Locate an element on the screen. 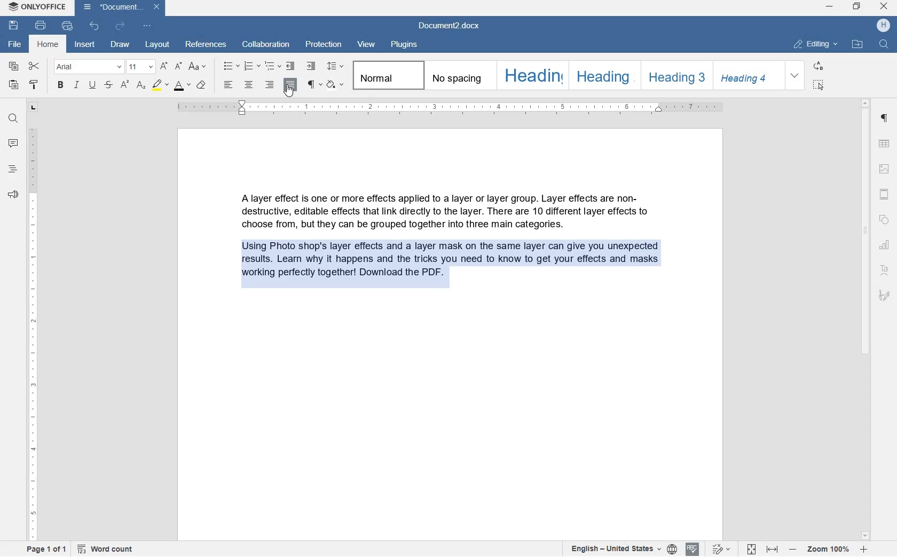 The width and height of the screenshot is (897, 557). FONT SIZE is located at coordinates (140, 66).